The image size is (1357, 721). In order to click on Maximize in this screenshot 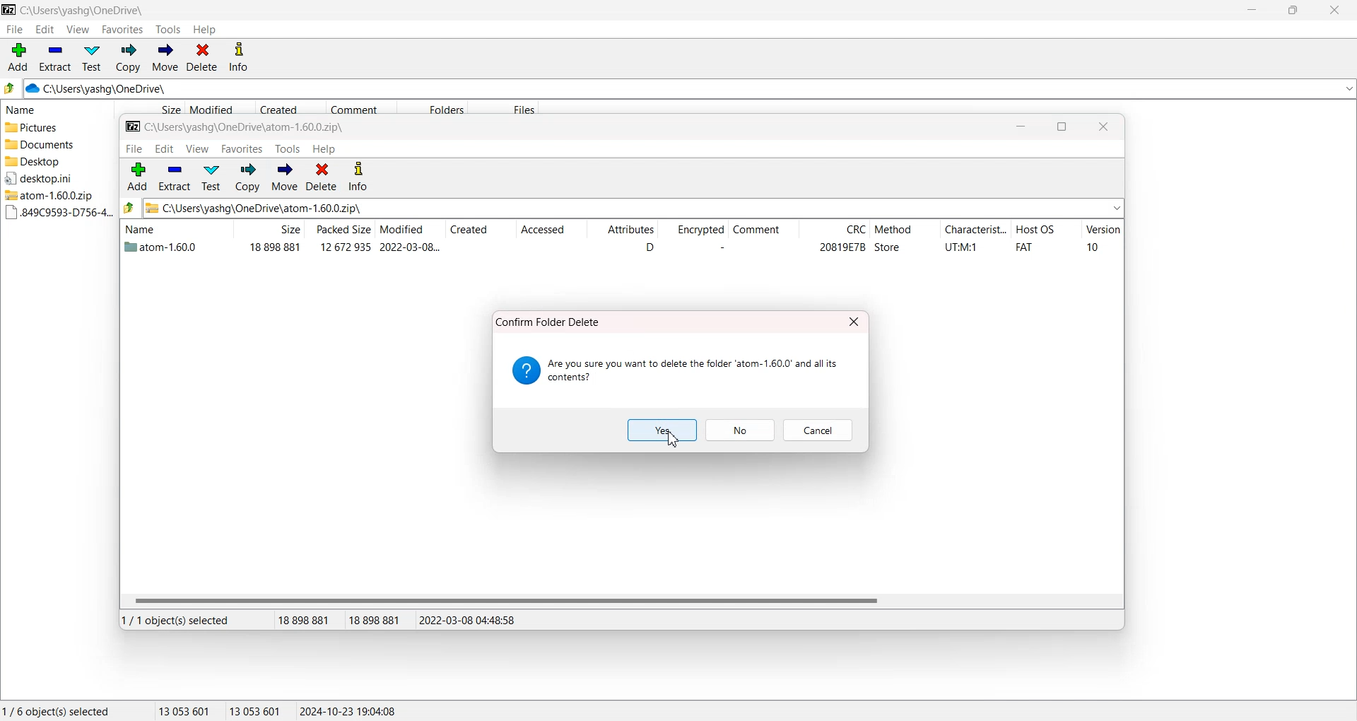, I will do `click(1292, 10)`.